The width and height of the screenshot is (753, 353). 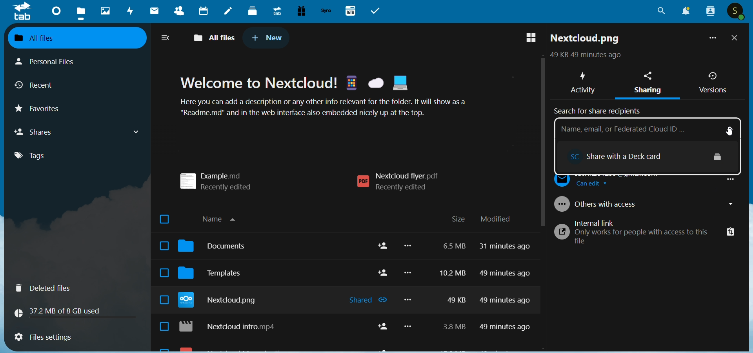 What do you see at coordinates (78, 131) in the screenshot?
I see `shares` at bounding box center [78, 131].